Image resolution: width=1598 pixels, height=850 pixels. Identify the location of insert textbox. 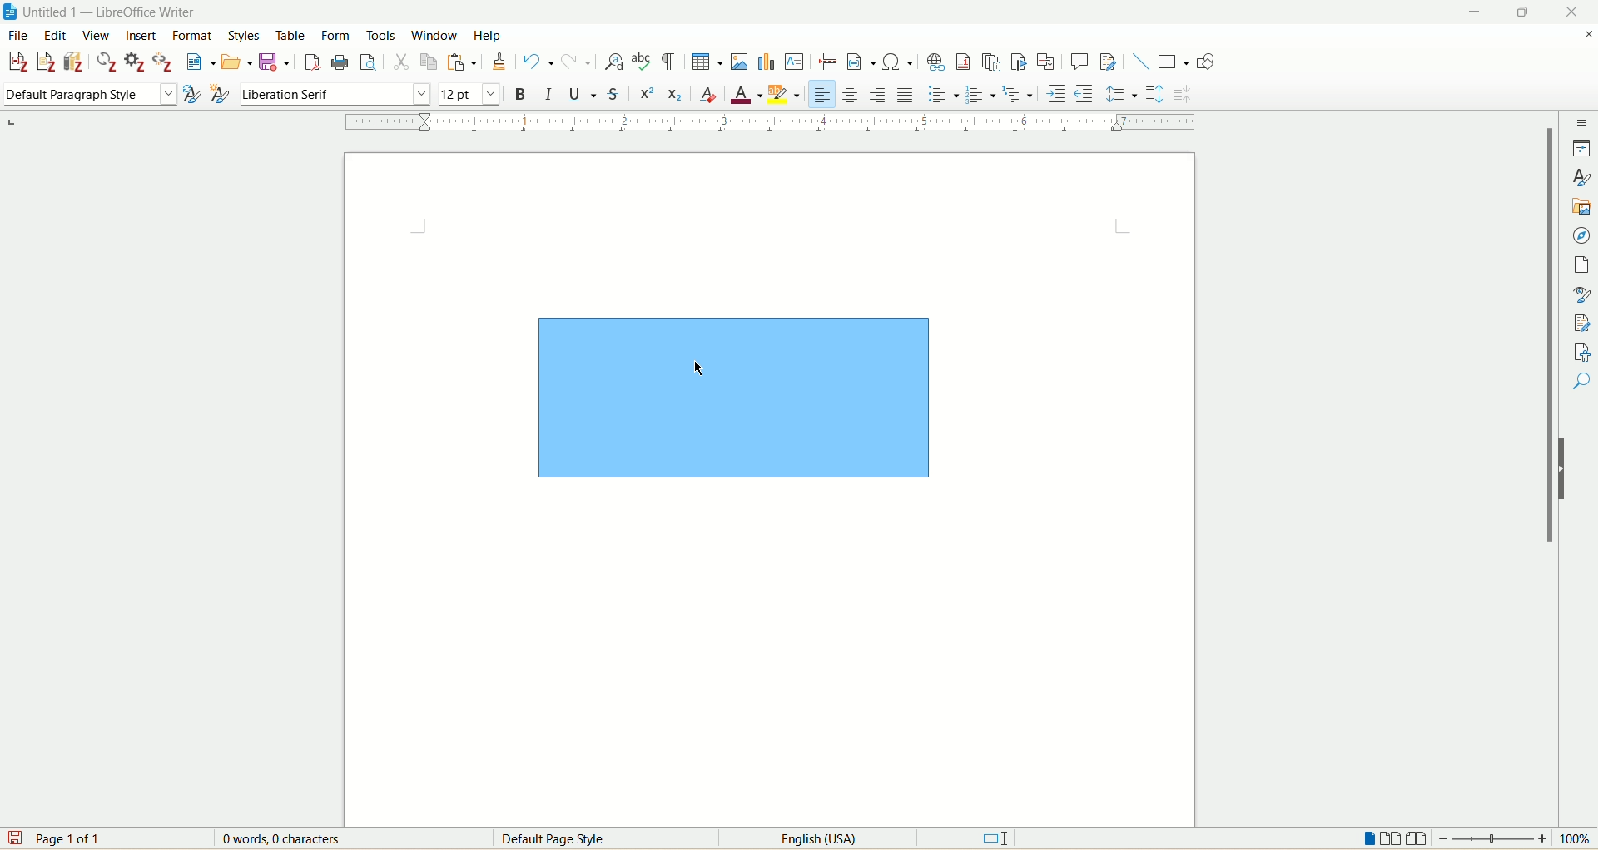
(797, 62).